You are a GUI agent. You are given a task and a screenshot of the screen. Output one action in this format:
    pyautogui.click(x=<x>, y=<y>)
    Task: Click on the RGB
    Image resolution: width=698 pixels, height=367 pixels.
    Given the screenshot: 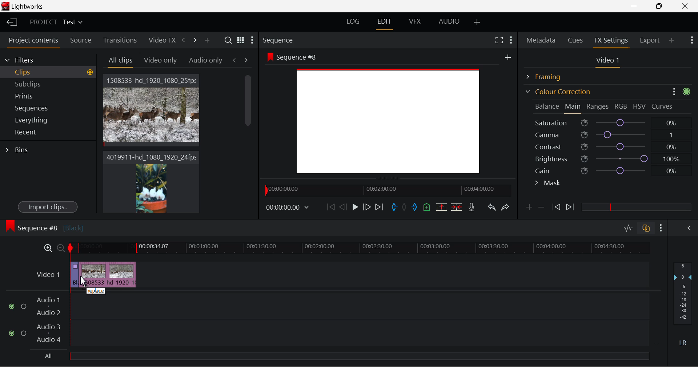 What is the action you would take?
    pyautogui.click(x=621, y=107)
    